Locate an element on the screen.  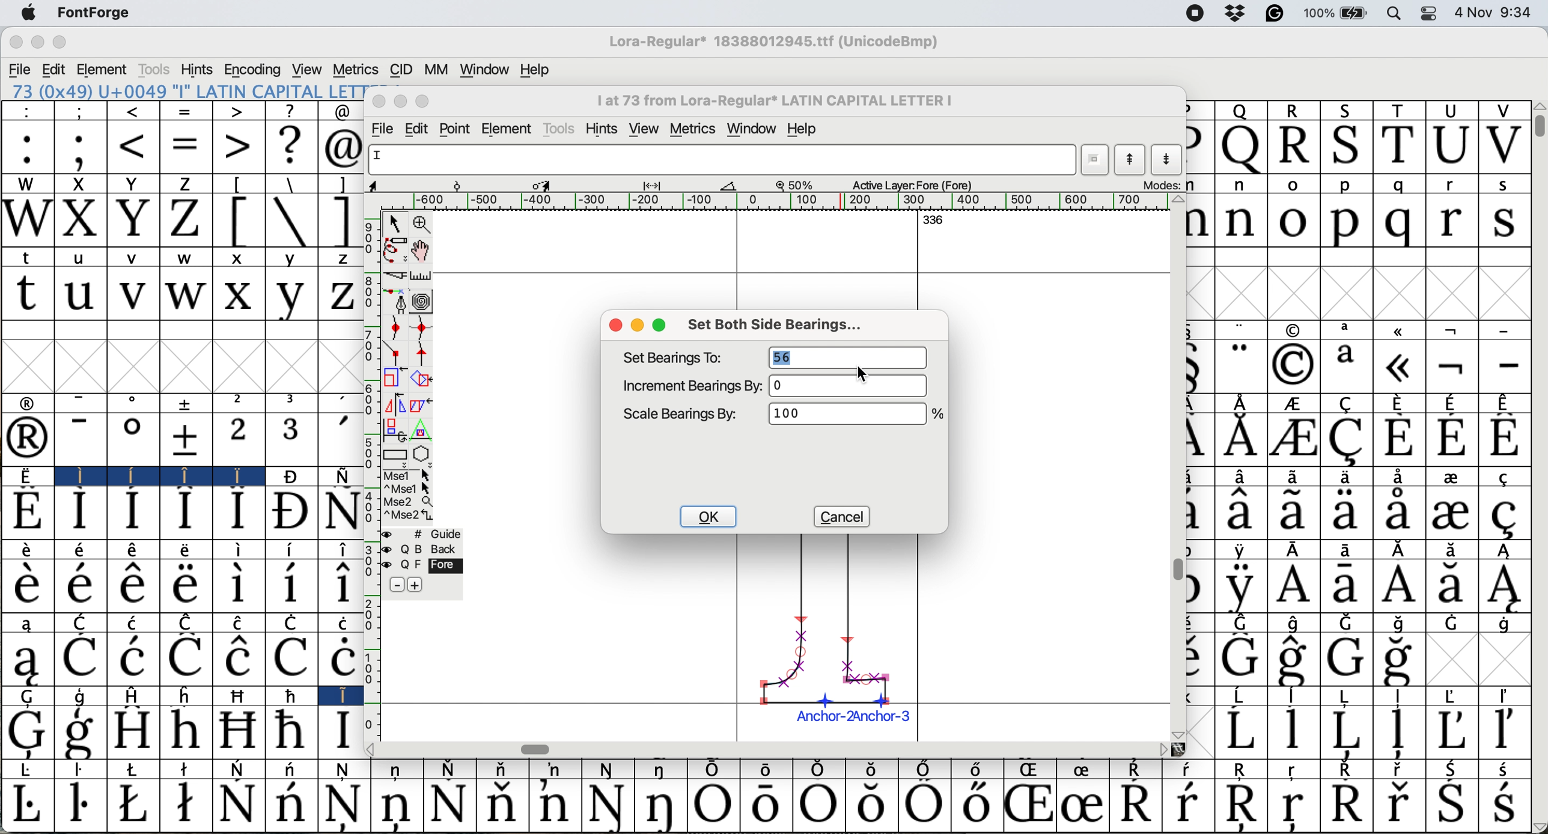
 is located at coordinates (651, 183).